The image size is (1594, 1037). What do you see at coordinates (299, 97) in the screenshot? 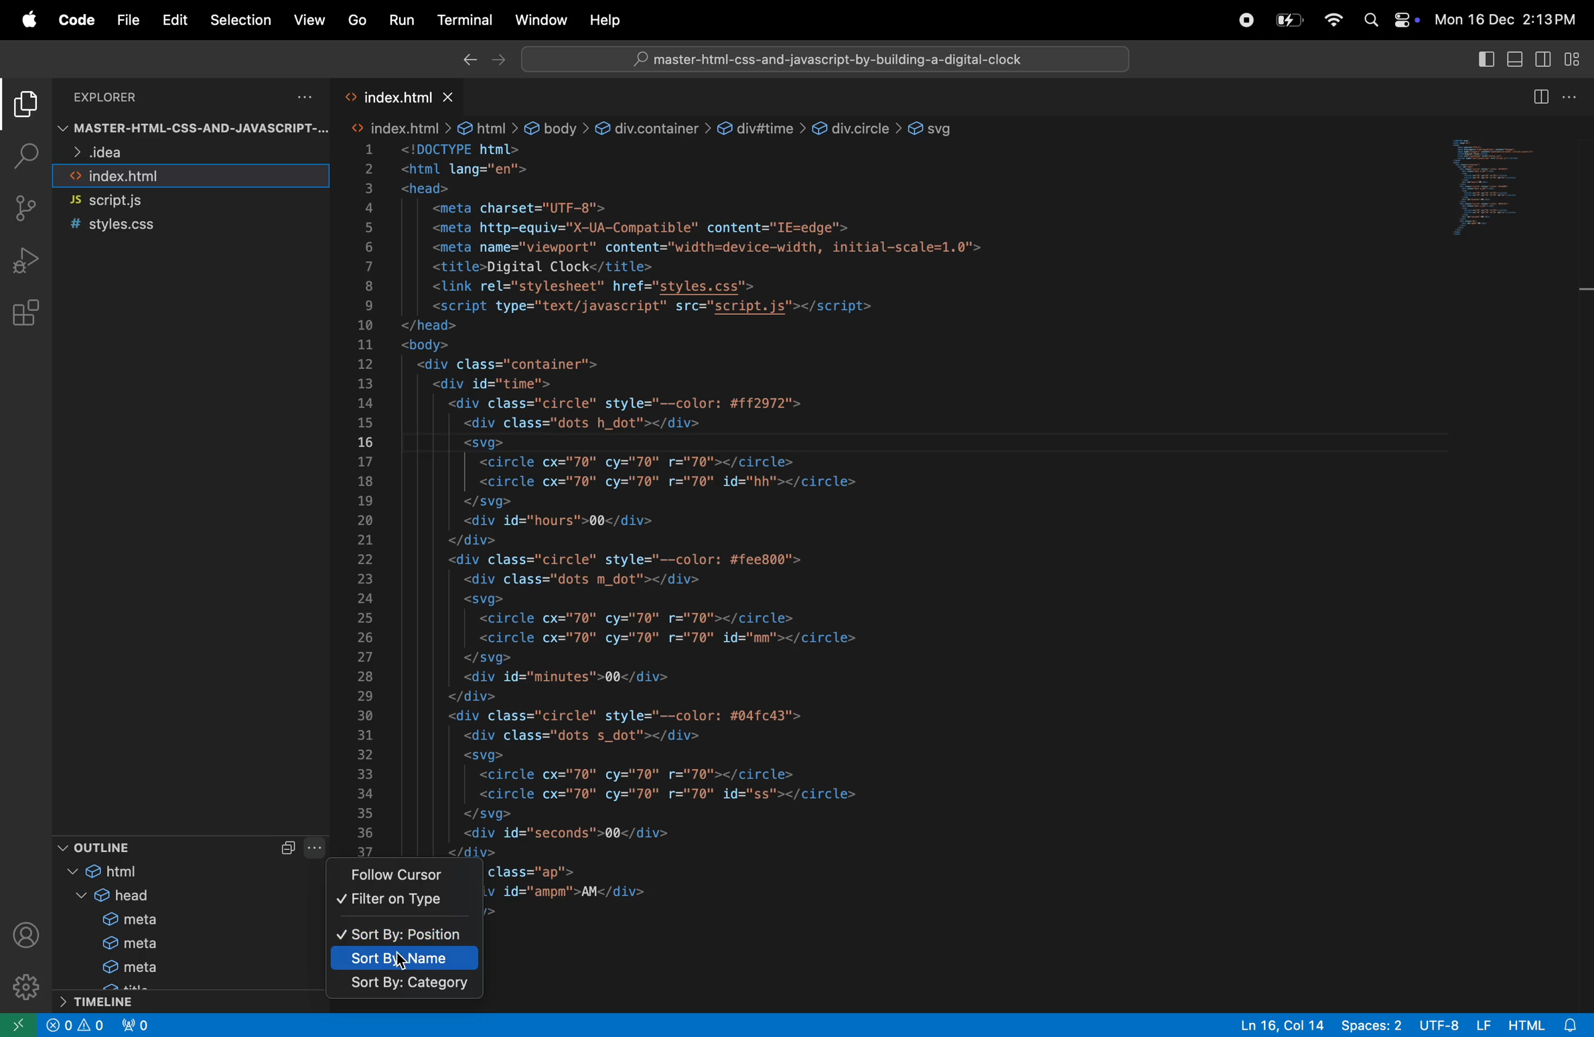
I see `options` at bounding box center [299, 97].